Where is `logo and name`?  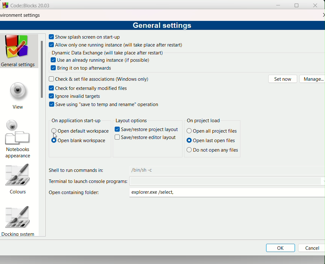 logo and name is located at coordinates (5, 6).